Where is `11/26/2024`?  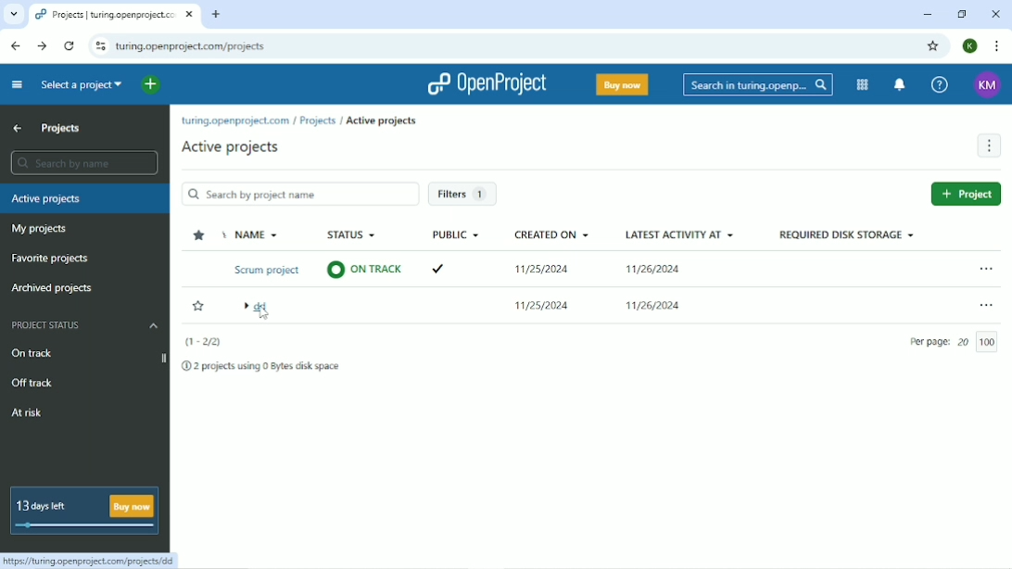 11/26/2024 is located at coordinates (654, 272).